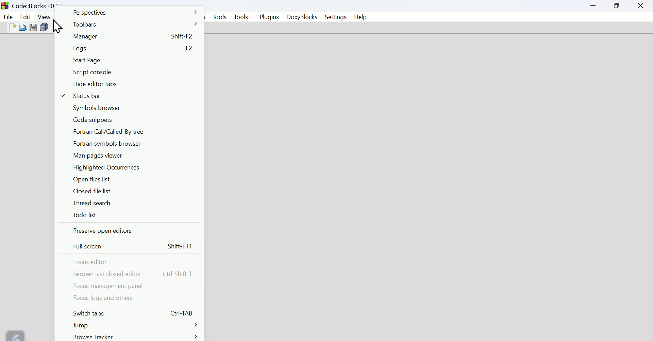  I want to click on minimize, so click(594, 5).